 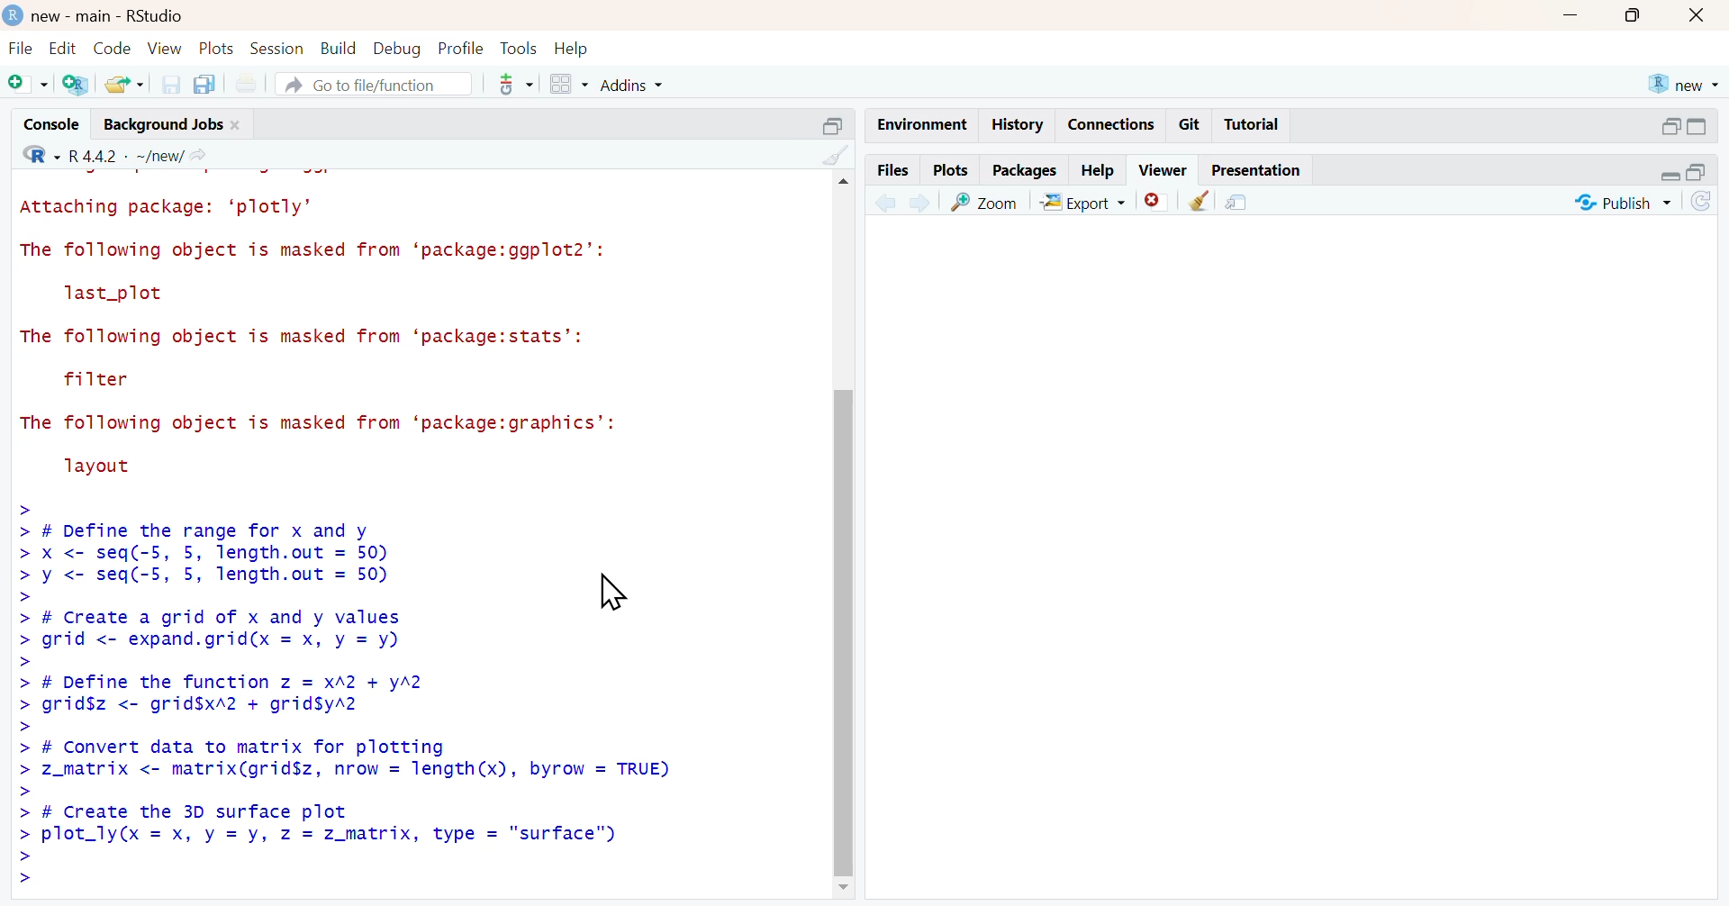 I want to click on > # Create a grid of x and y values, so click(x=212, y=618).